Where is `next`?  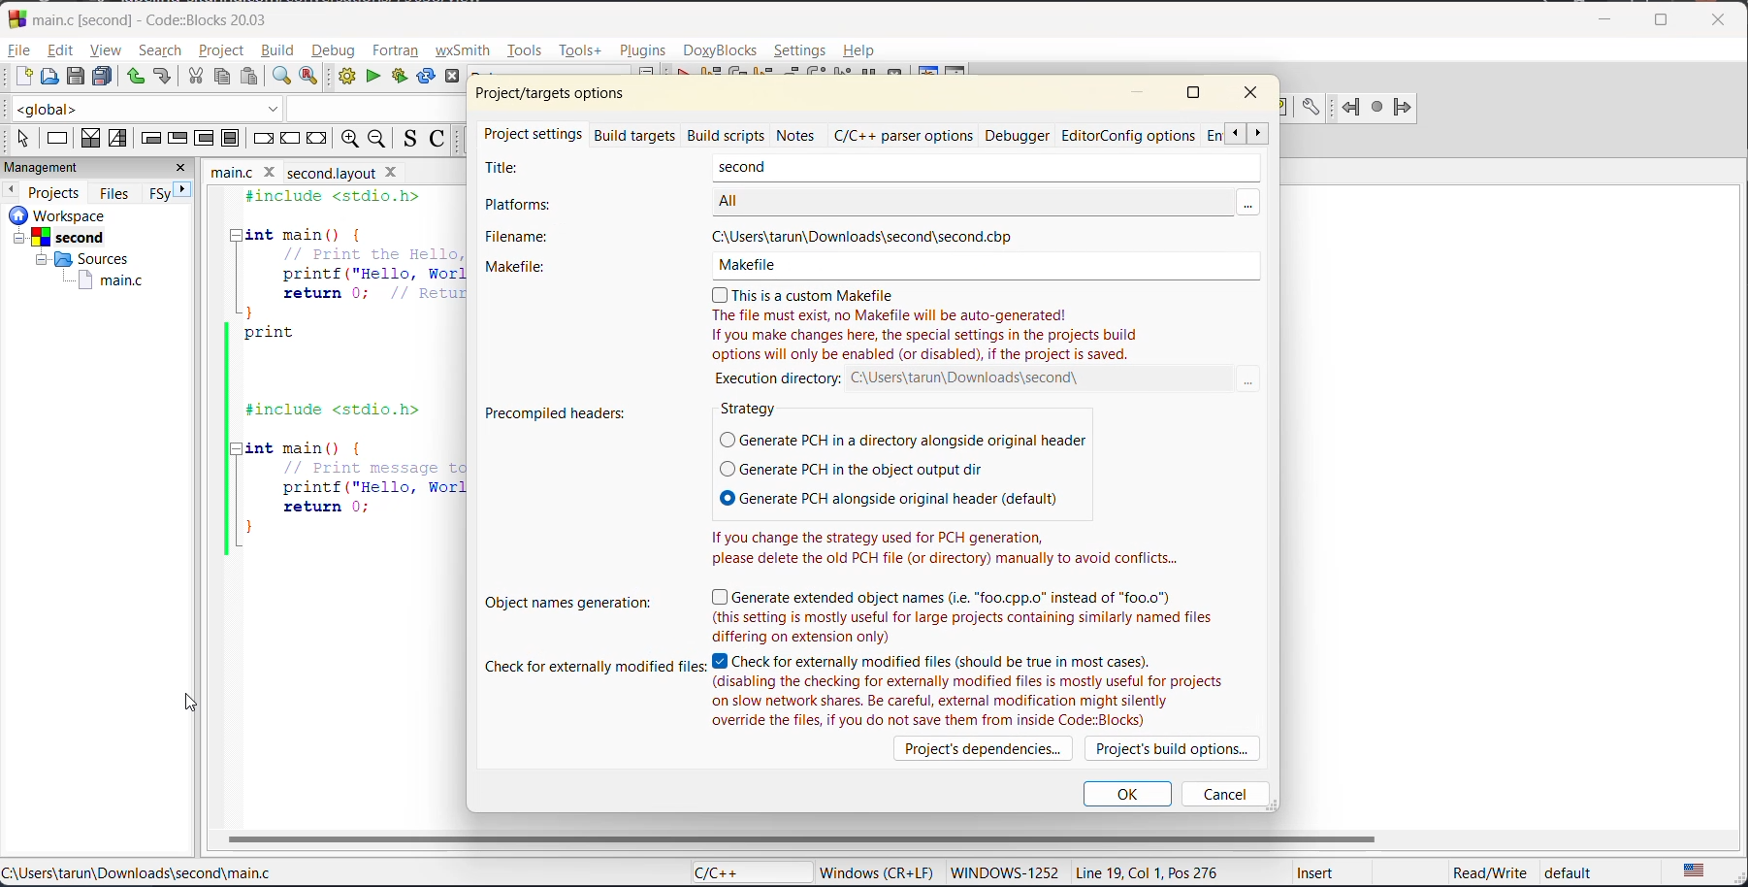
next is located at coordinates (174, 193).